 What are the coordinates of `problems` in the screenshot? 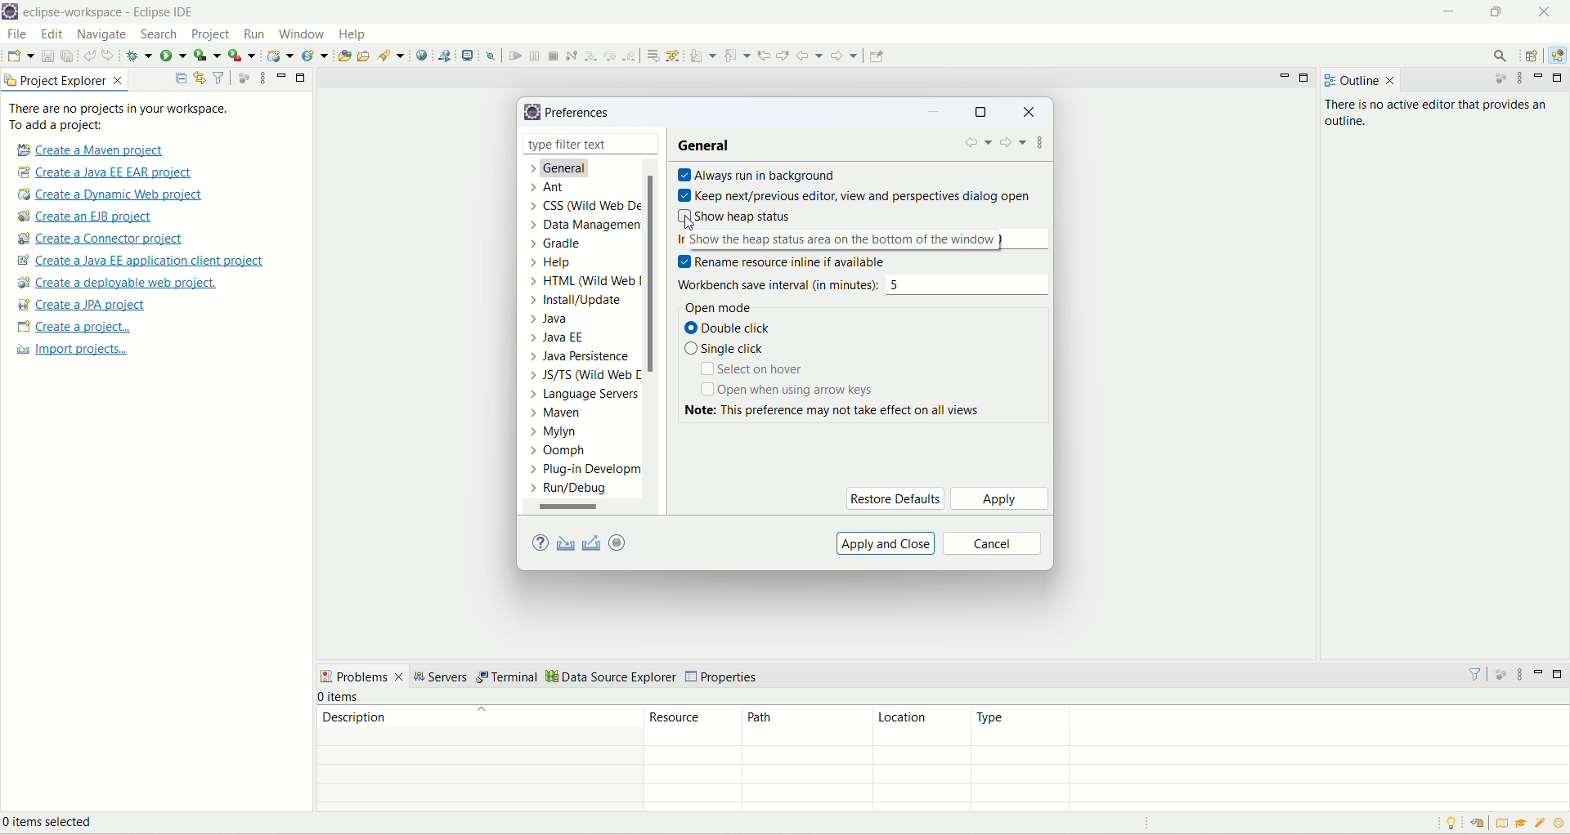 It's located at (362, 676).